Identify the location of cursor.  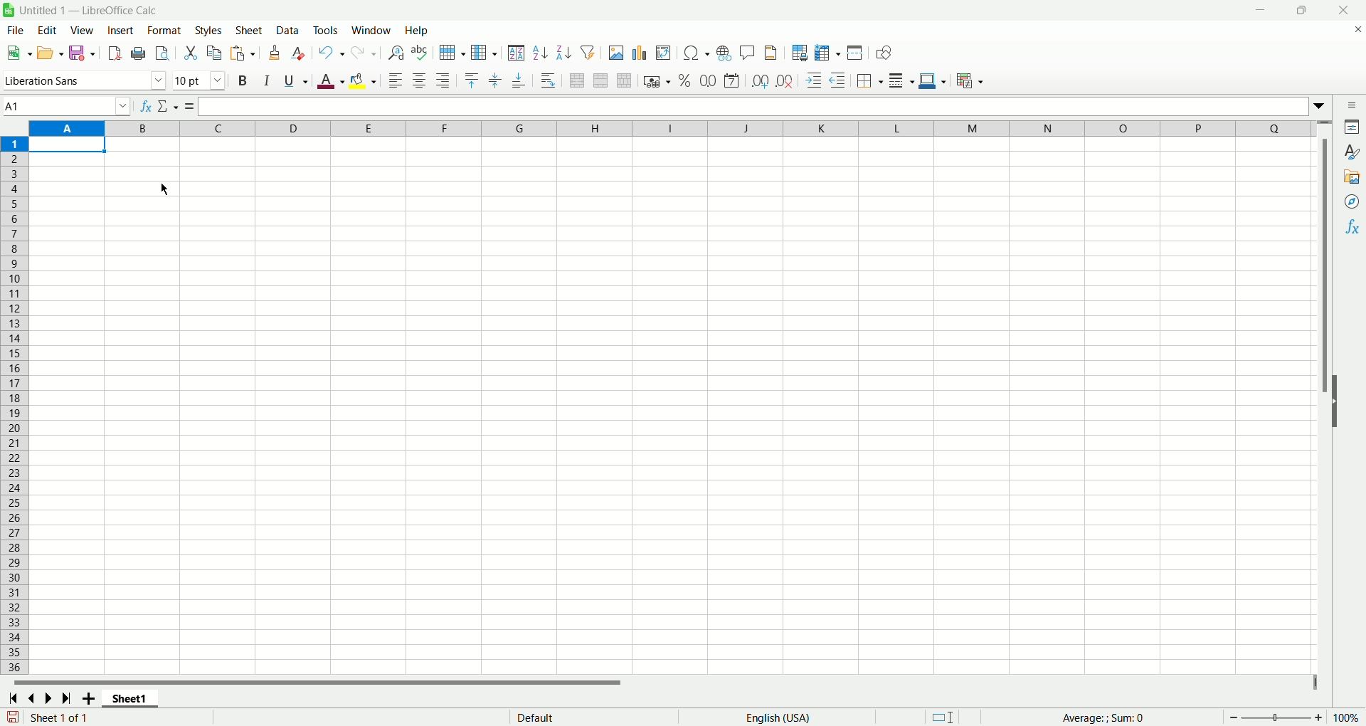
(164, 188).